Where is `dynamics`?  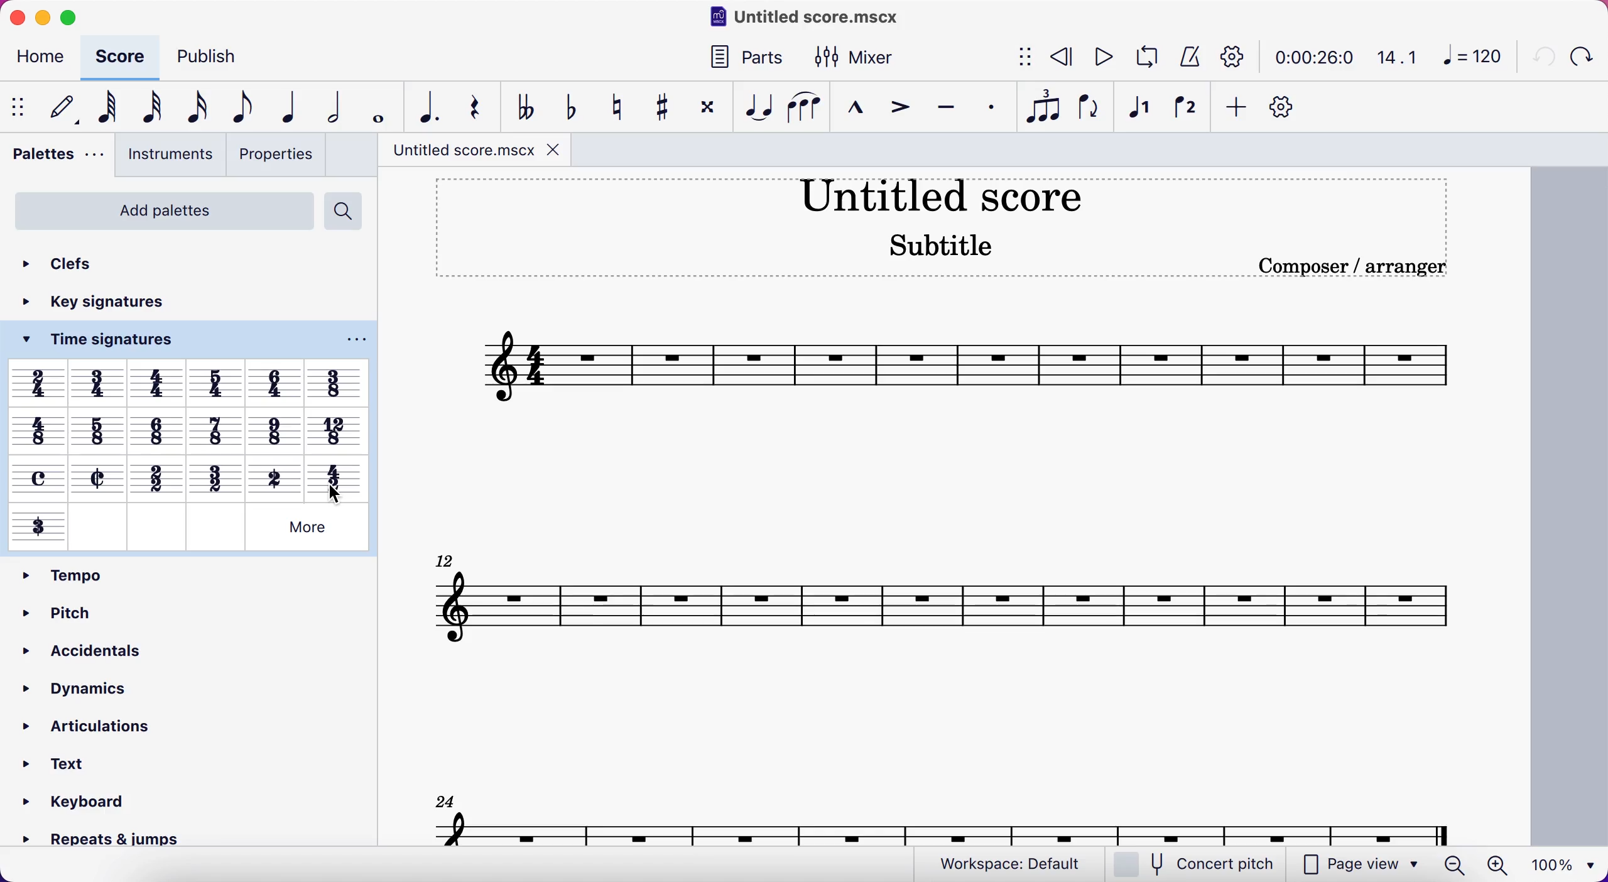 dynamics is located at coordinates (90, 685).